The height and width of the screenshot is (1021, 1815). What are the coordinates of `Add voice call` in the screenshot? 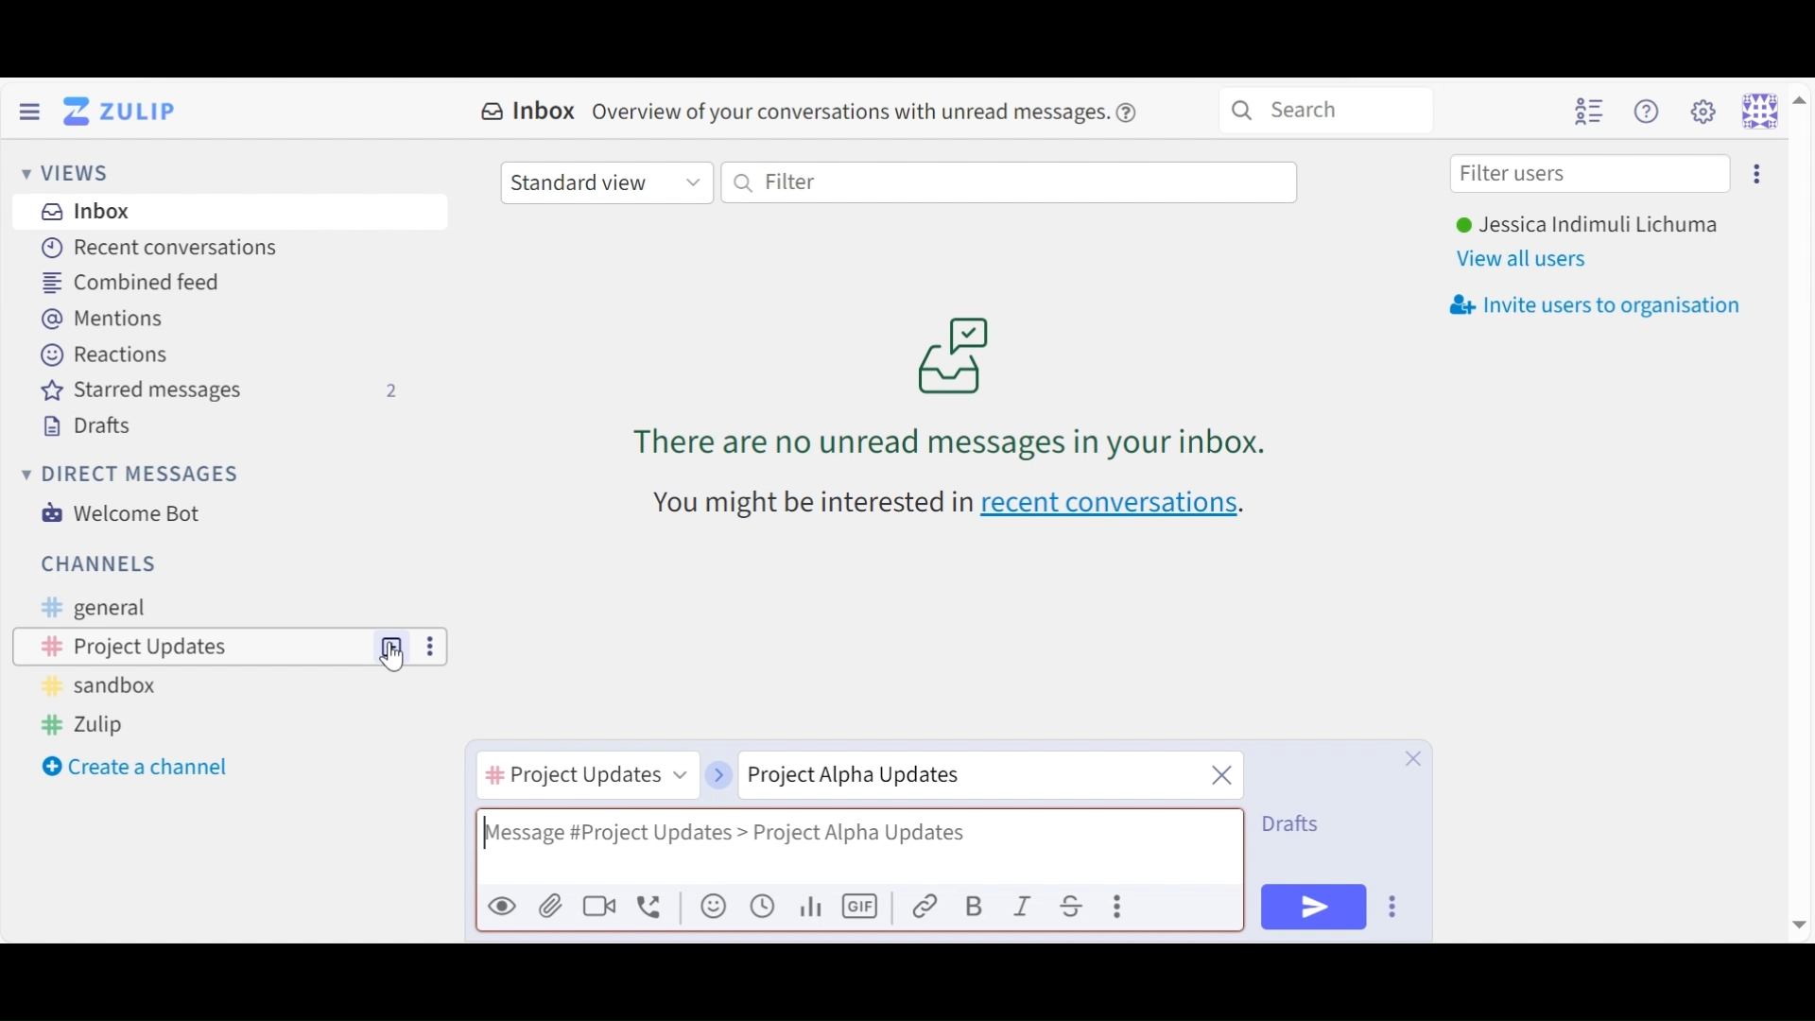 It's located at (651, 907).